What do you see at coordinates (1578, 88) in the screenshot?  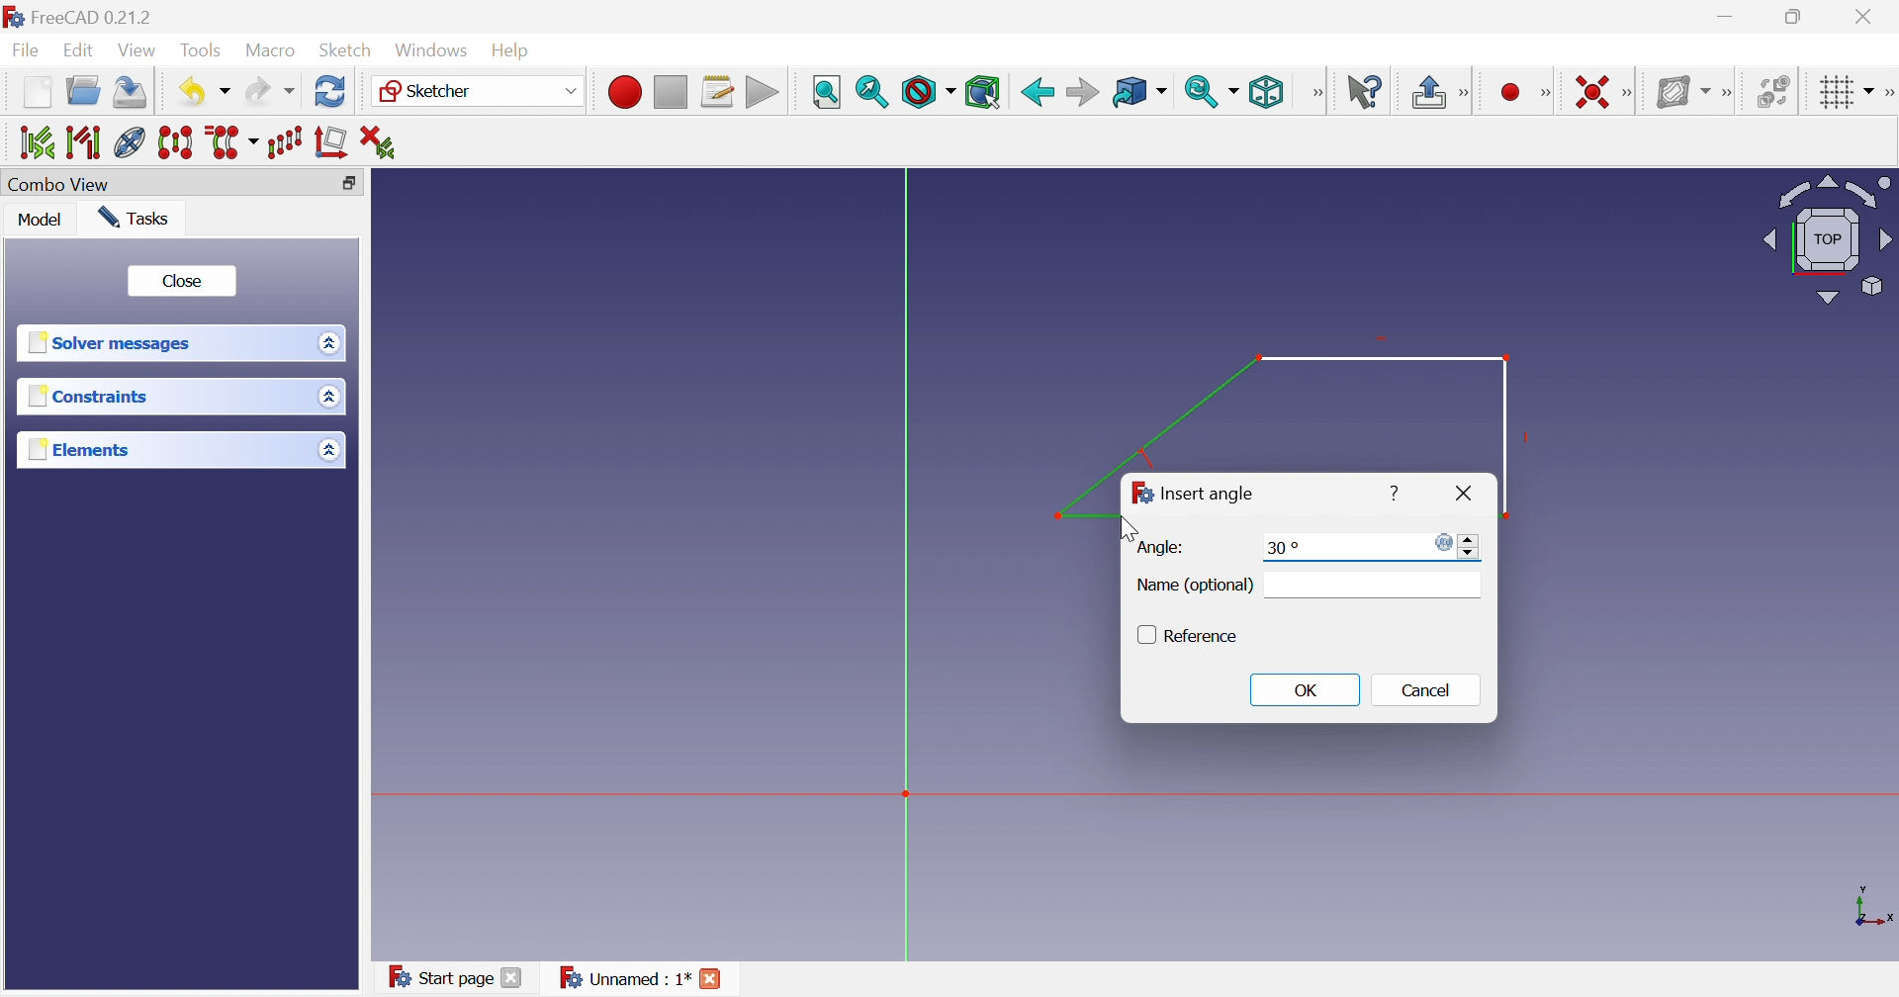 I see `Constraint Horizontally` at bounding box center [1578, 88].